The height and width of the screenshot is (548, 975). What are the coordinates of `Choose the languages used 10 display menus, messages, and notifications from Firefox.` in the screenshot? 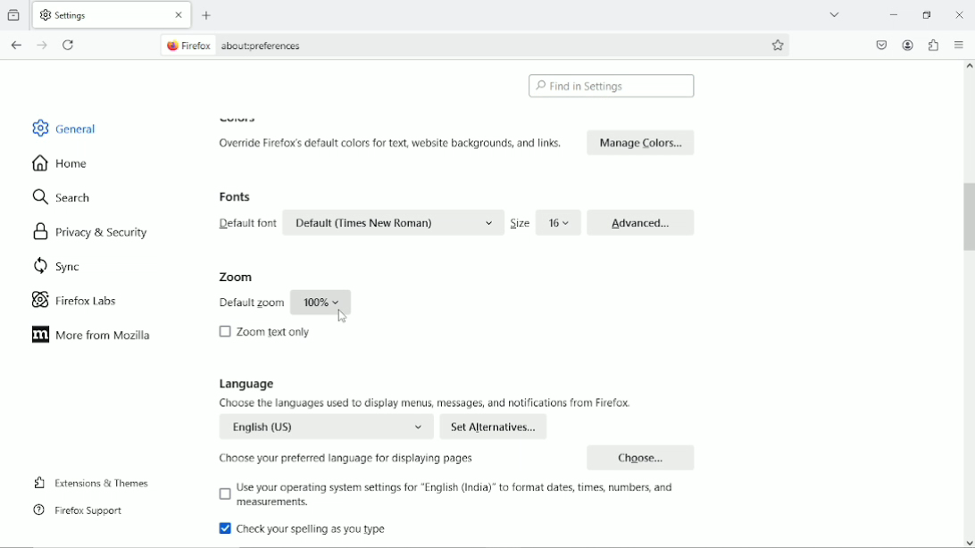 It's located at (428, 403).